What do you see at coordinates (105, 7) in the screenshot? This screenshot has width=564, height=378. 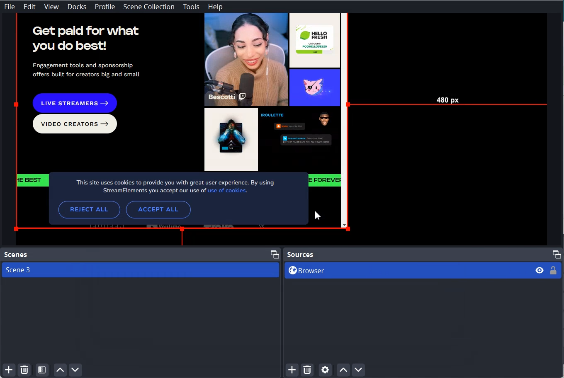 I see `Profile` at bounding box center [105, 7].